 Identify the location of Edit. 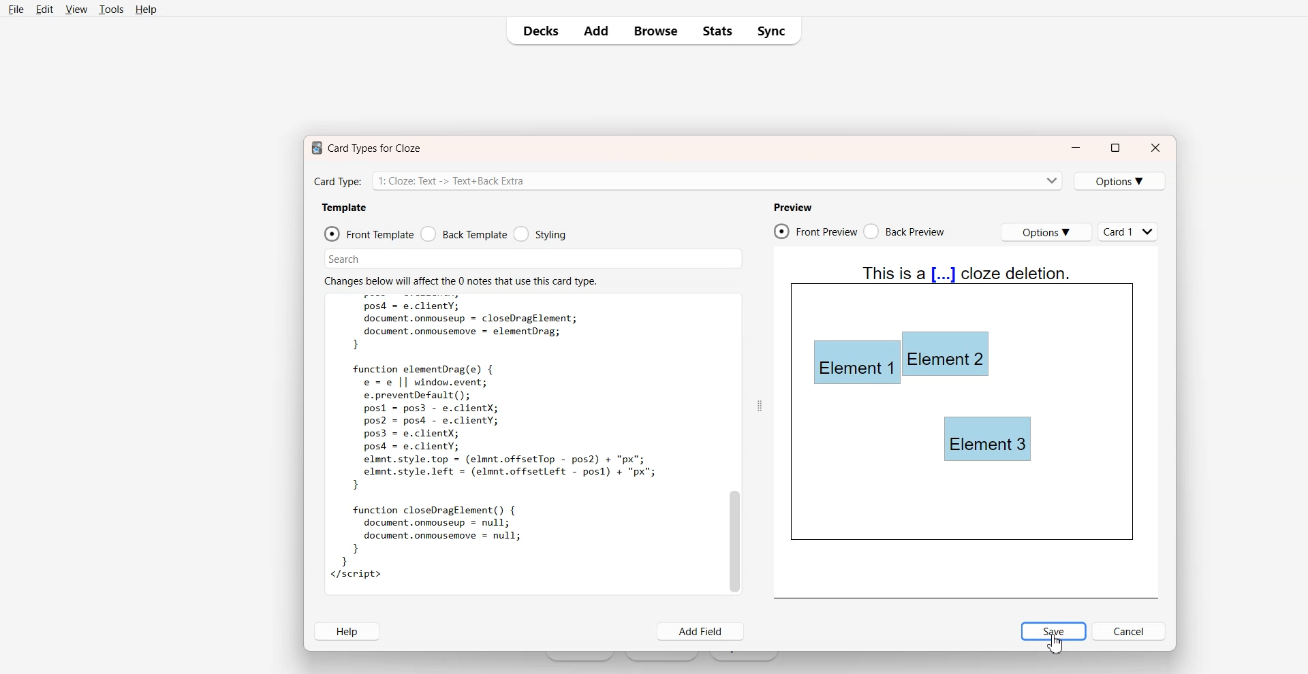
(44, 9).